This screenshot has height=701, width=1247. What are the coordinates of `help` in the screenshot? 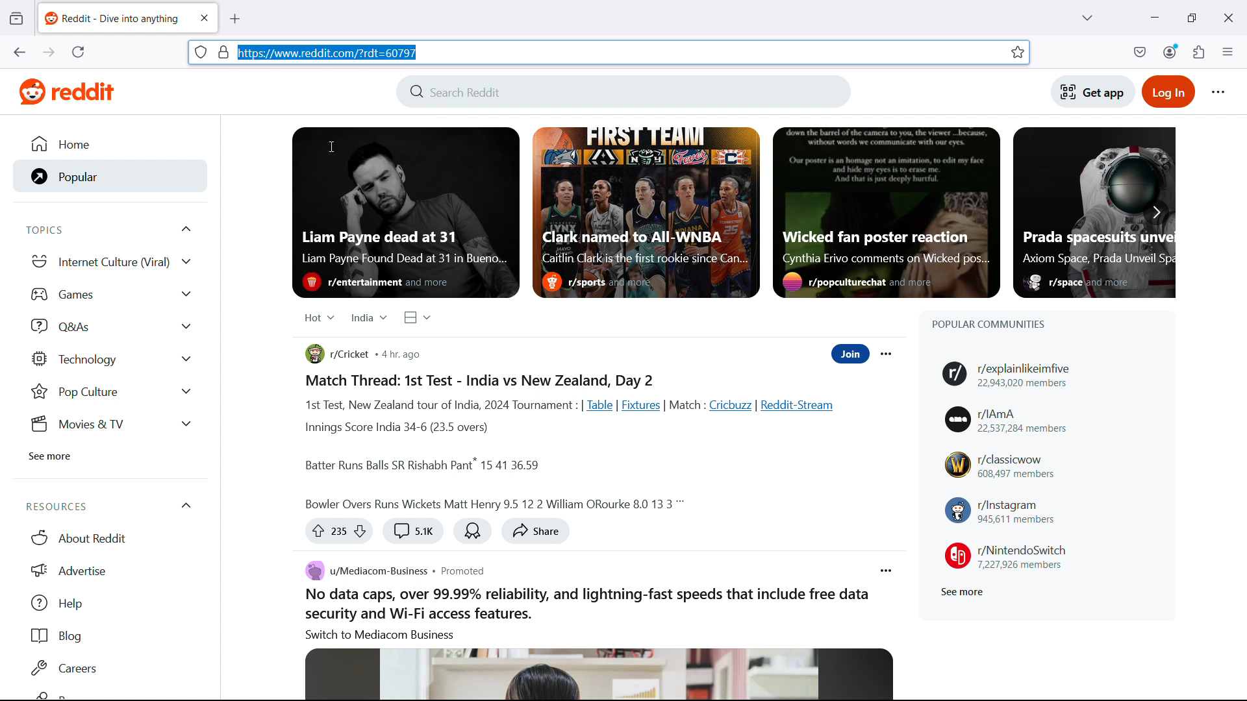 It's located at (109, 604).